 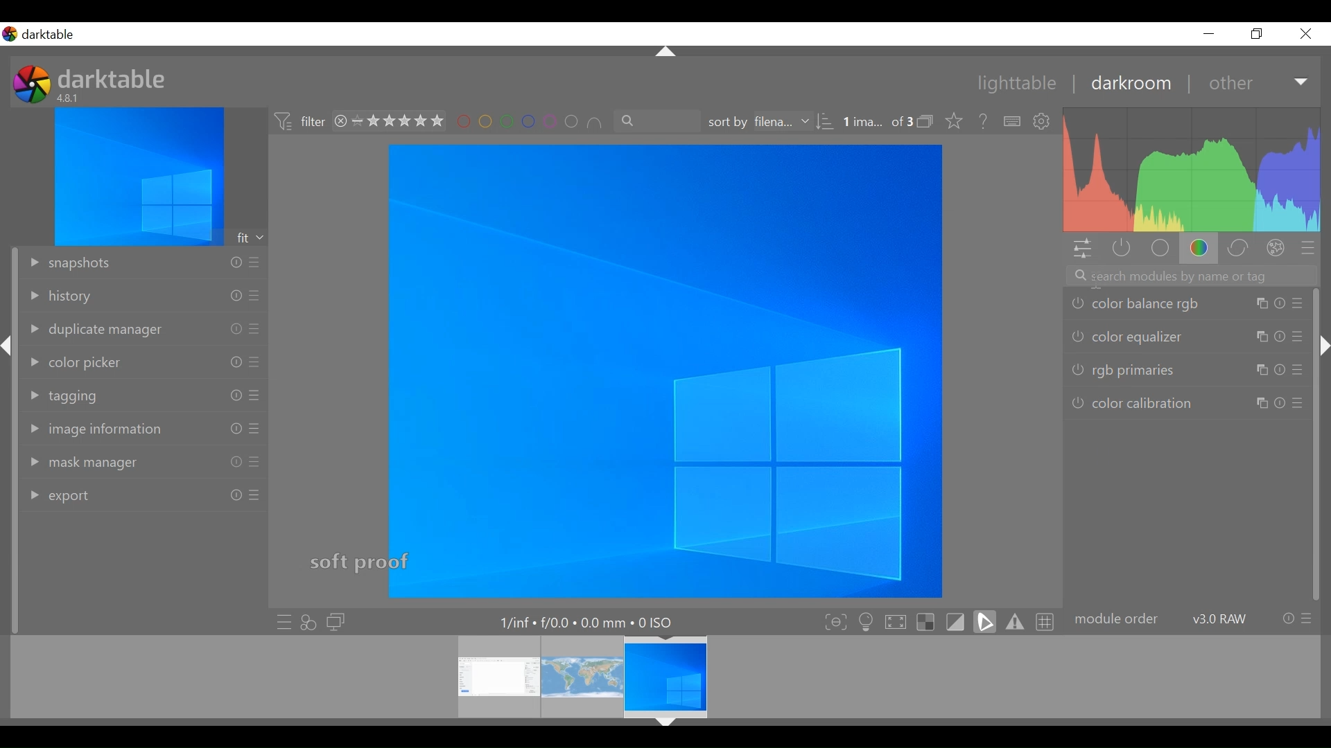 I want to click on info, so click(x=1279, y=336).